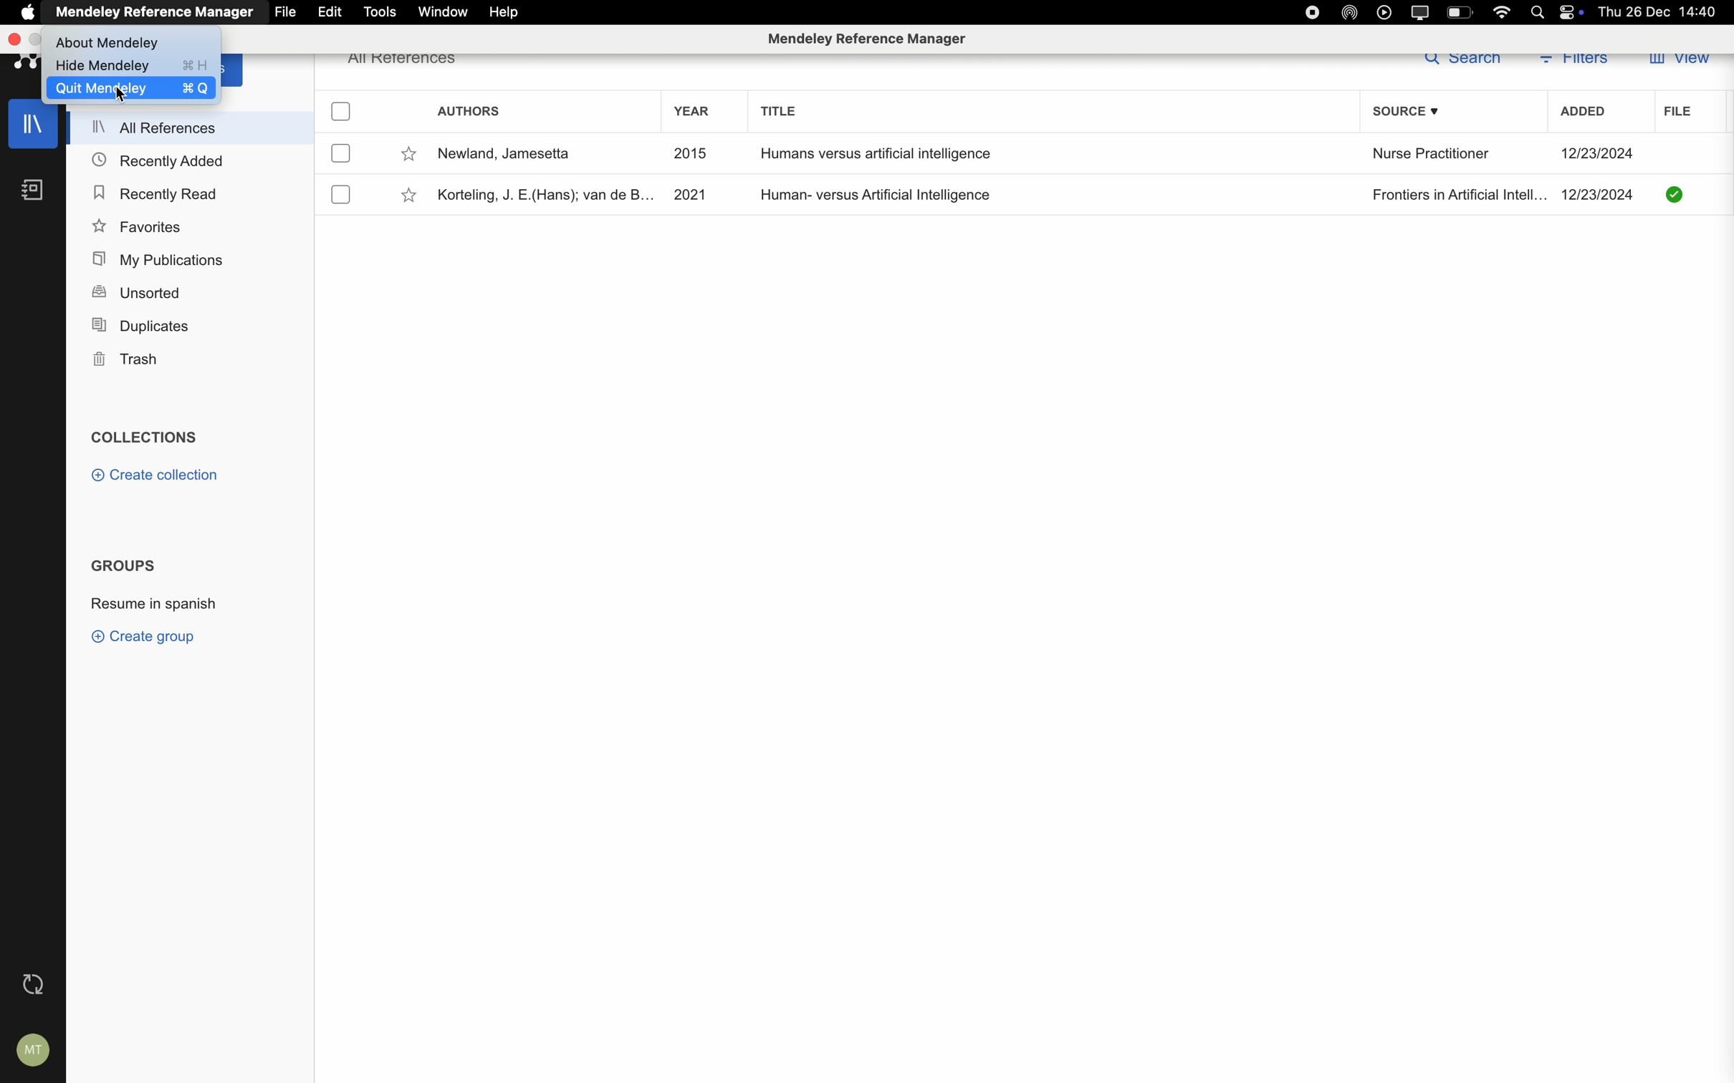 Image resolution: width=1734 pixels, height=1083 pixels. Describe the element at coordinates (507, 153) in the screenshot. I see `Newland, Jamesetta` at that location.